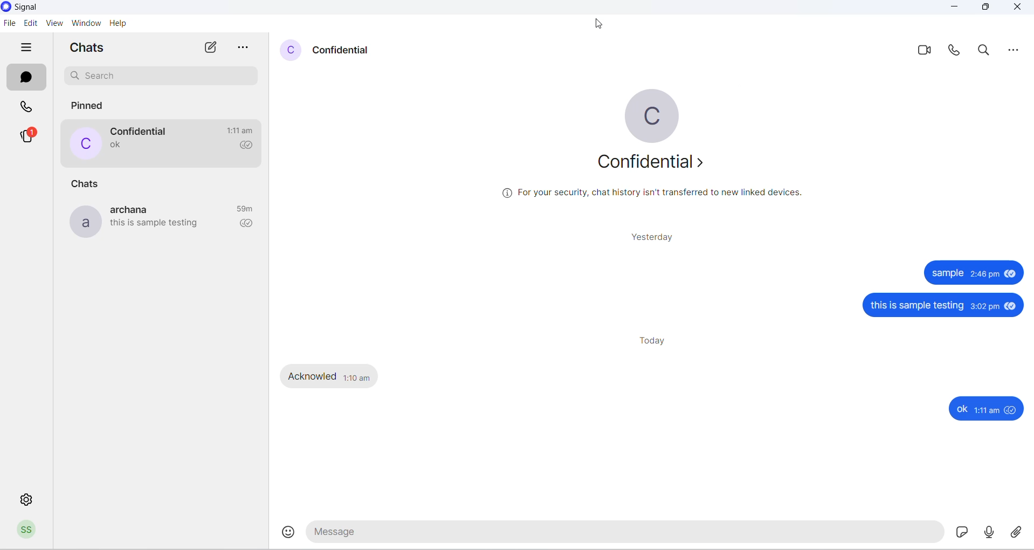  I want to click on profile picture, so click(656, 115).